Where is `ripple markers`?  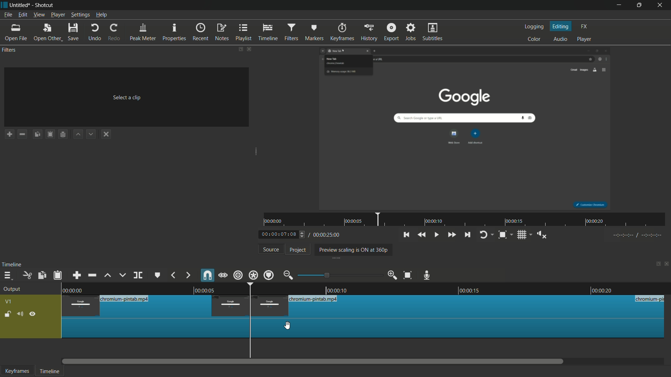
ripple markers is located at coordinates (269, 275).